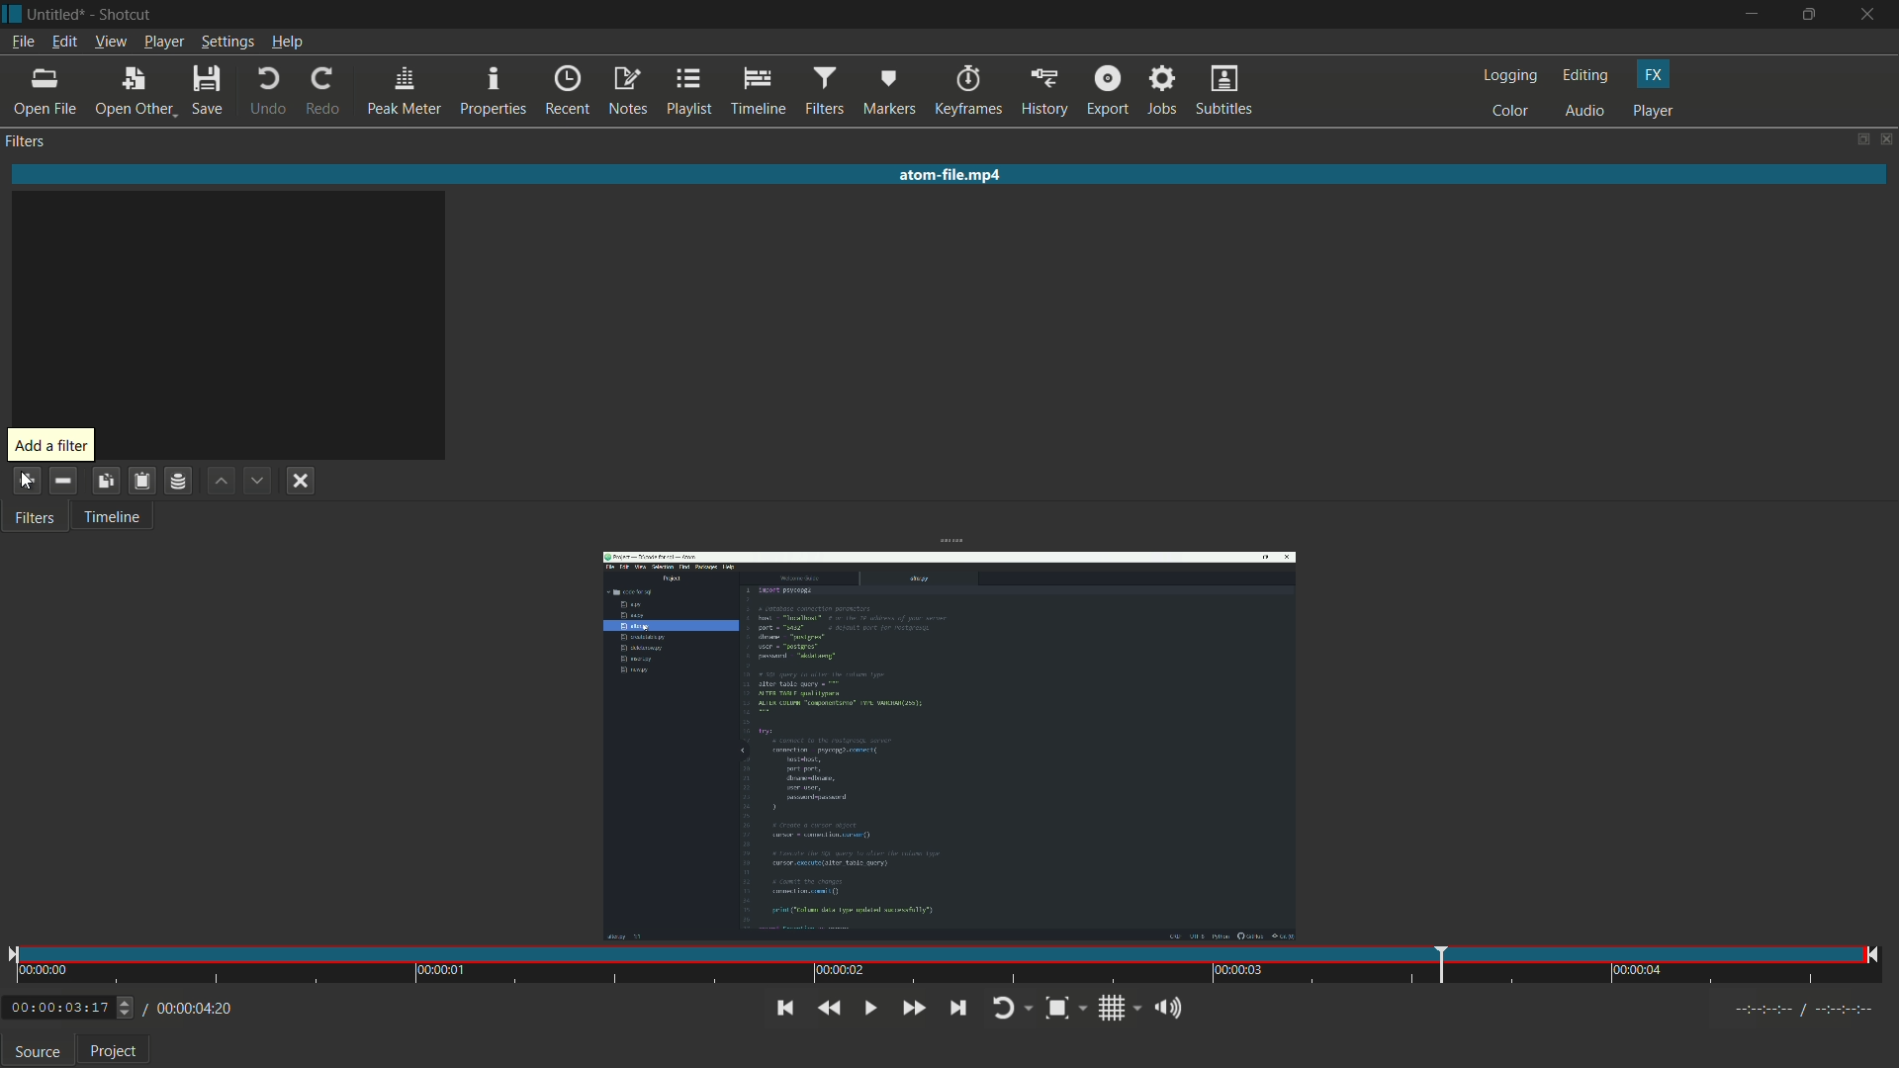 The image size is (1899, 1068). I want to click on markers, so click(886, 94).